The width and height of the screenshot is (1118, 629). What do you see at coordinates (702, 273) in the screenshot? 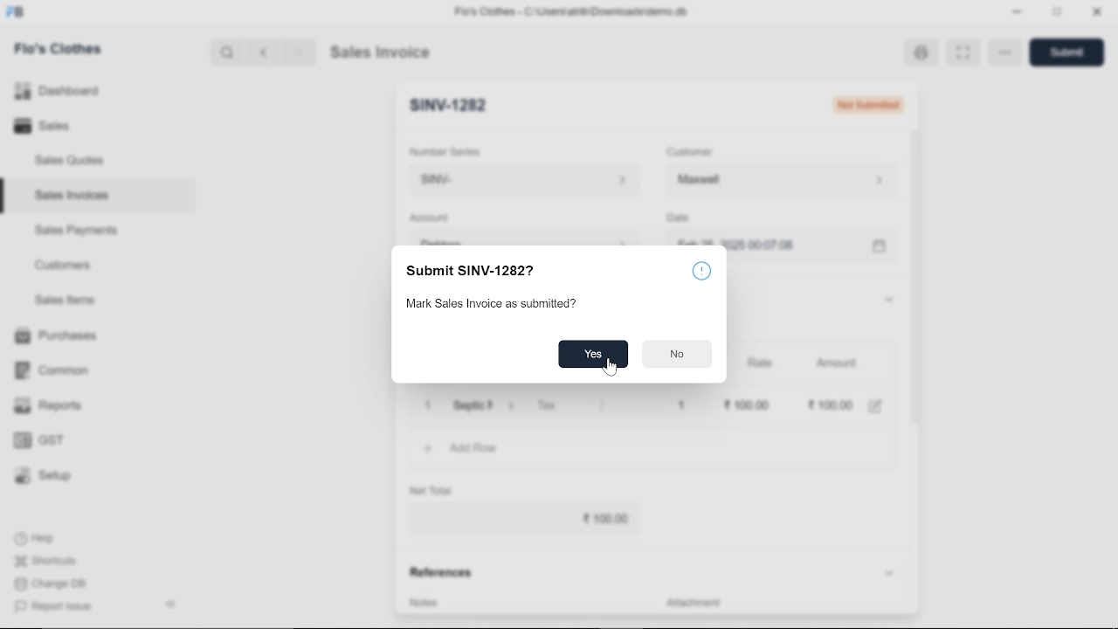
I see `info` at bounding box center [702, 273].